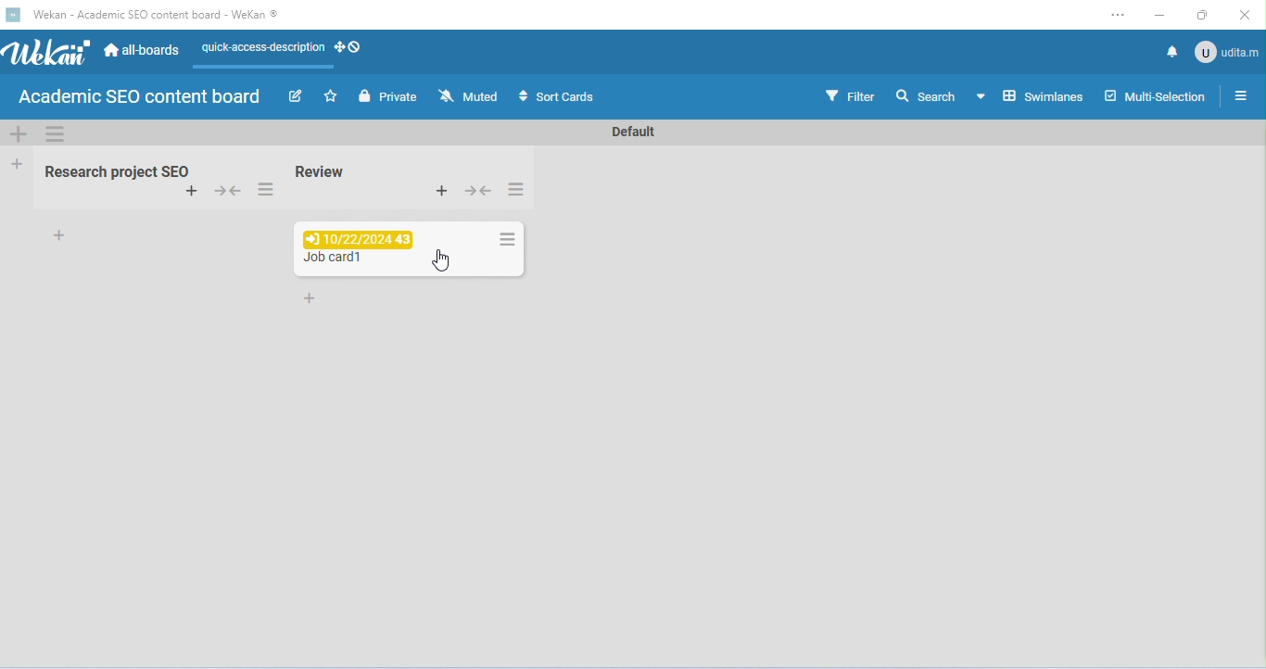 The height and width of the screenshot is (669, 1266). What do you see at coordinates (1029, 95) in the screenshot?
I see `board view` at bounding box center [1029, 95].